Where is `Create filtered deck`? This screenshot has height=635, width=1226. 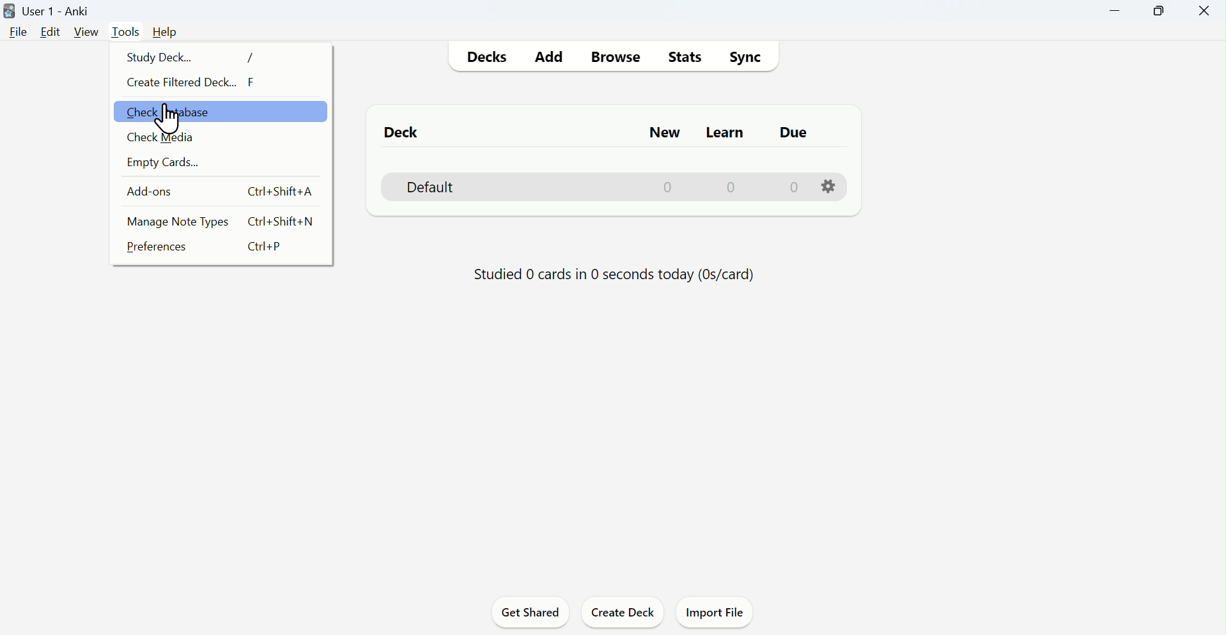
Create filtered deck is located at coordinates (206, 83).